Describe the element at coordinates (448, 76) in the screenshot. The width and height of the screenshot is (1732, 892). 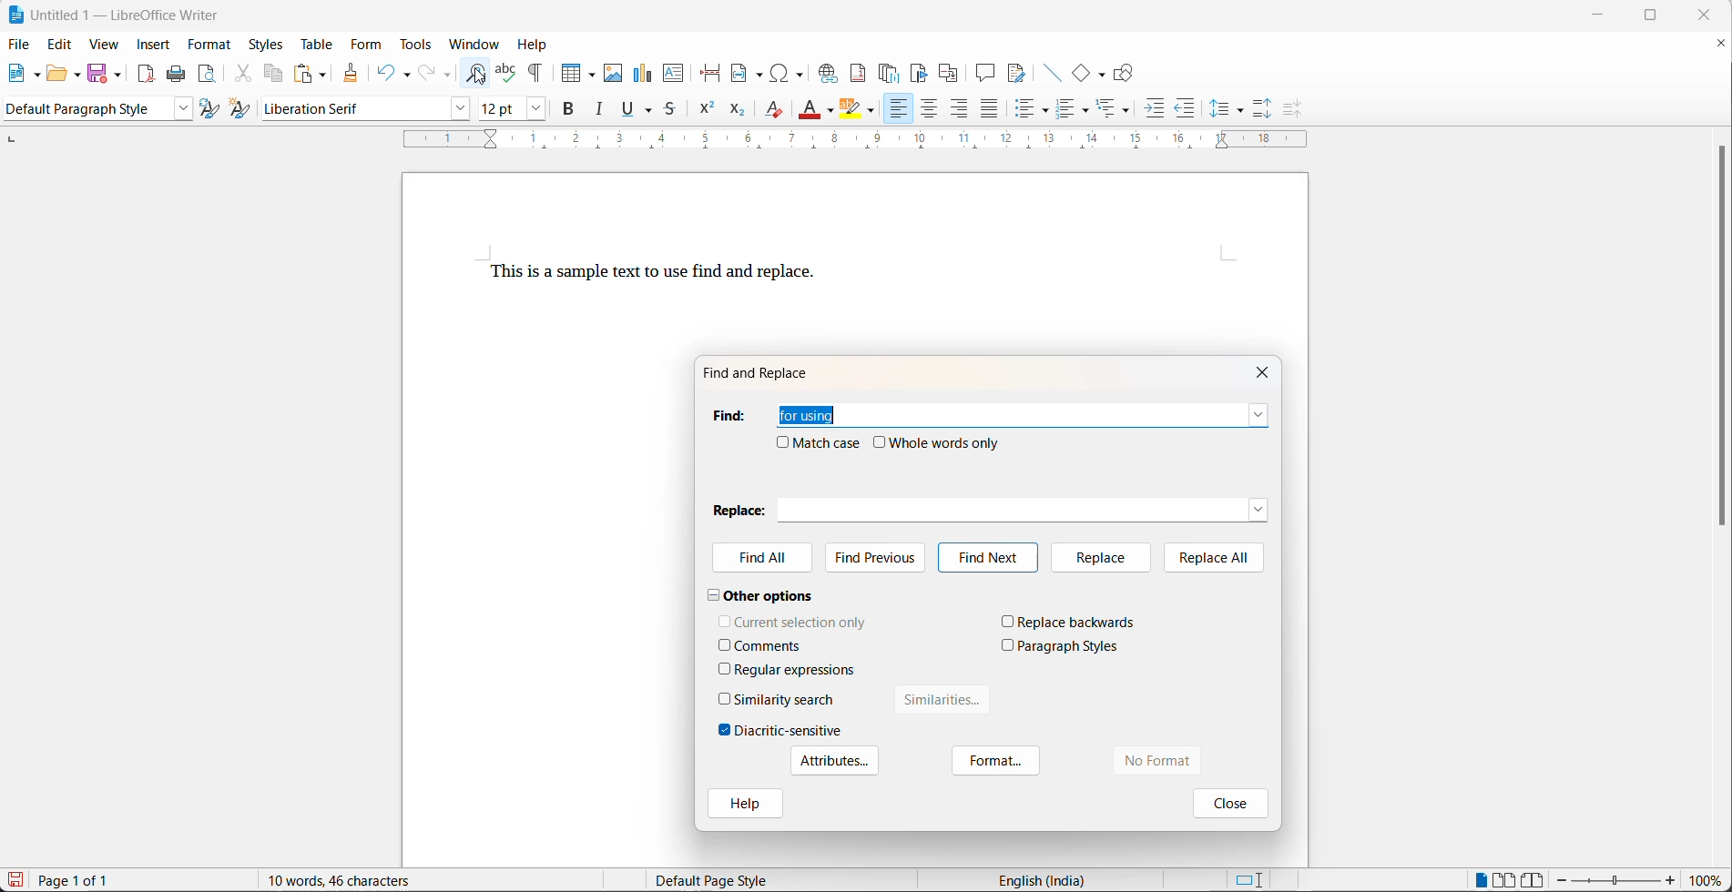
I see `redo options` at that location.